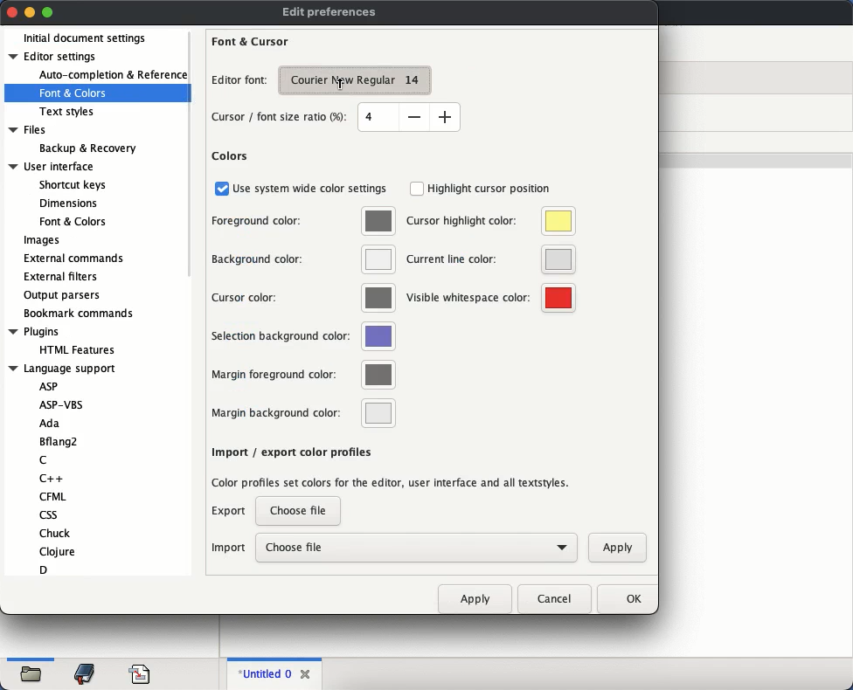  I want to click on margin foreground color, so click(301, 374).